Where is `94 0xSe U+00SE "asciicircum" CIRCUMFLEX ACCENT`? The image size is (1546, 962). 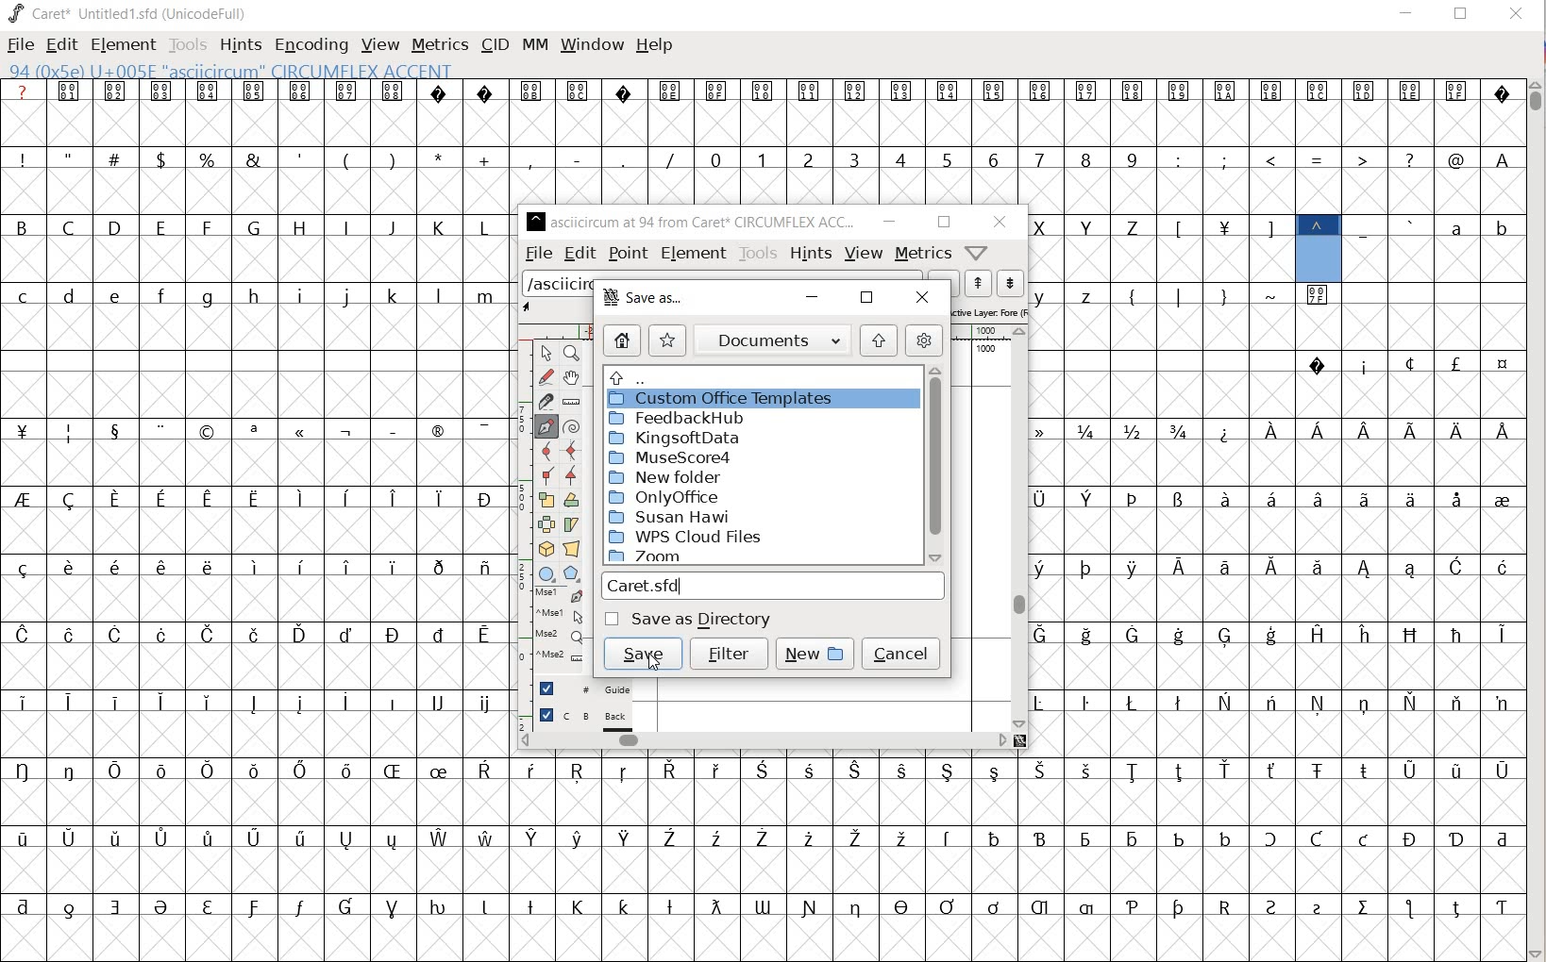 94 0xSe U+00SE "asciicircum" CIRCUMFLEX ACCENT is located at coordinates (1317, 249).